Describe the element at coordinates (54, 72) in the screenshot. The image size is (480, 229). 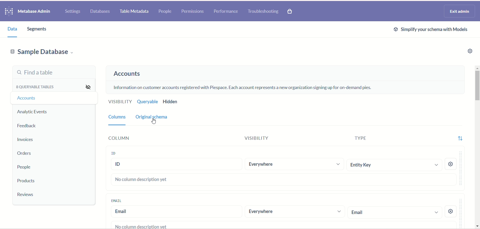
I see `find a table` at that location.